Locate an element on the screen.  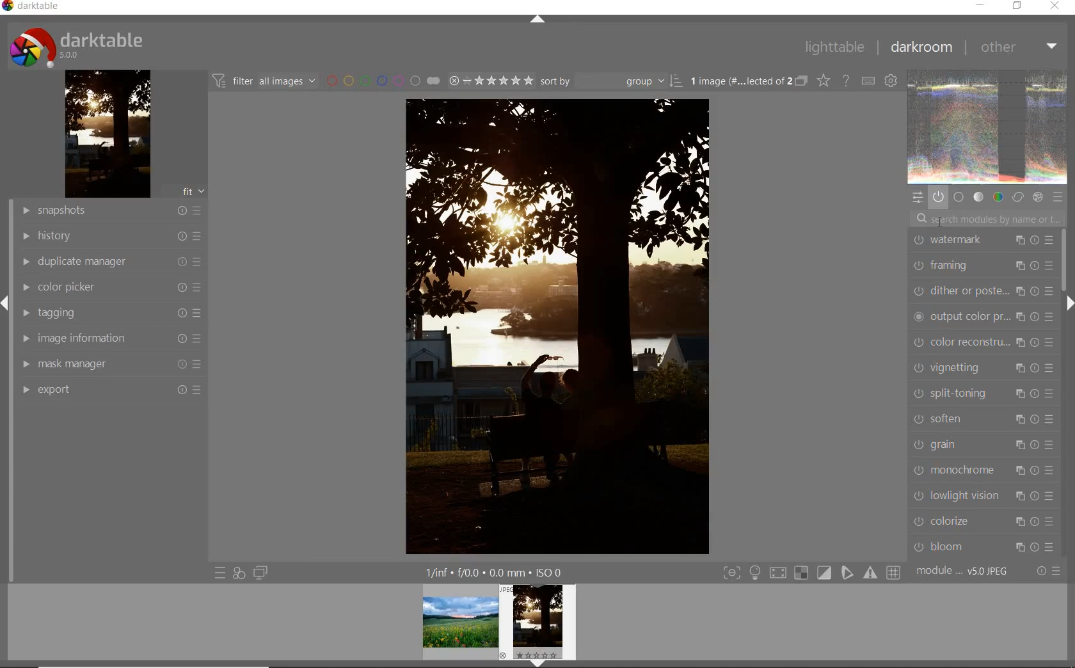
image information is located at coordinates (109, 338).